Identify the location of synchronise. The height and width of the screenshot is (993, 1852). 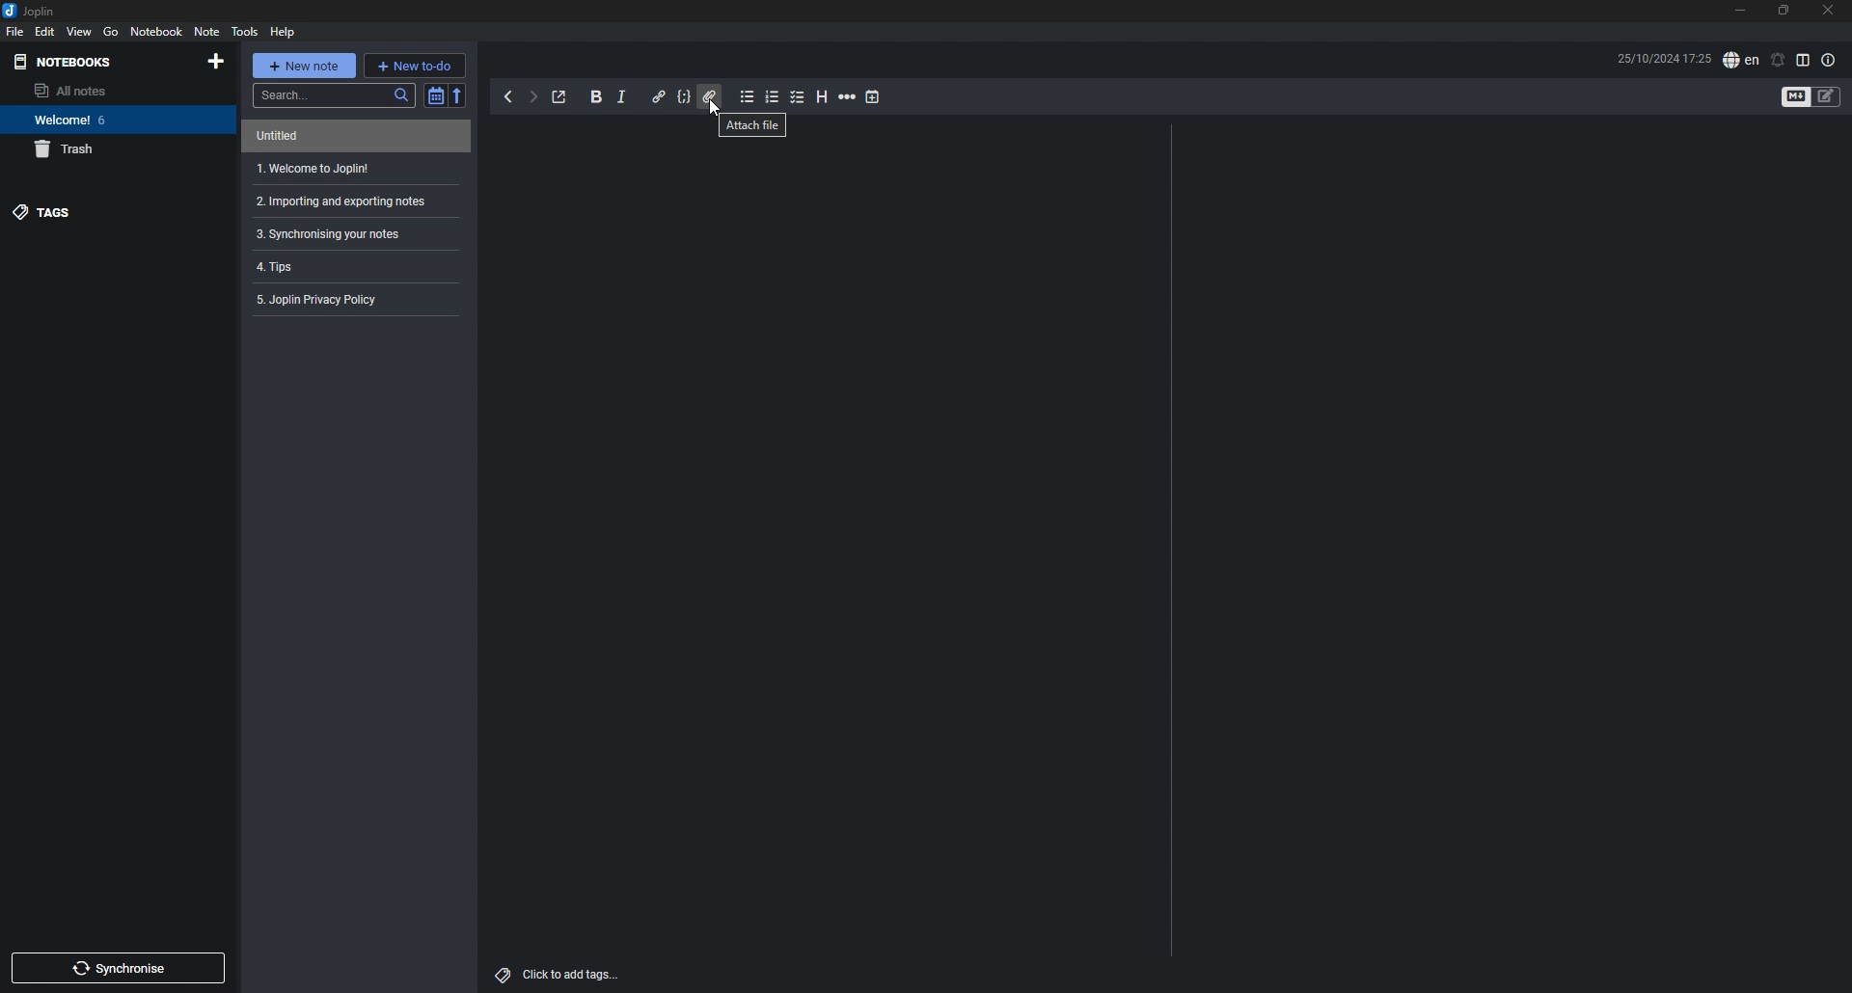
(117, 968).